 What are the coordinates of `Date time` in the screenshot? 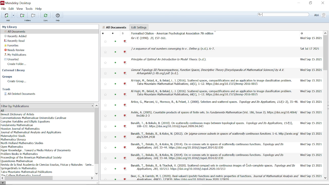 It's located at (310, 80).